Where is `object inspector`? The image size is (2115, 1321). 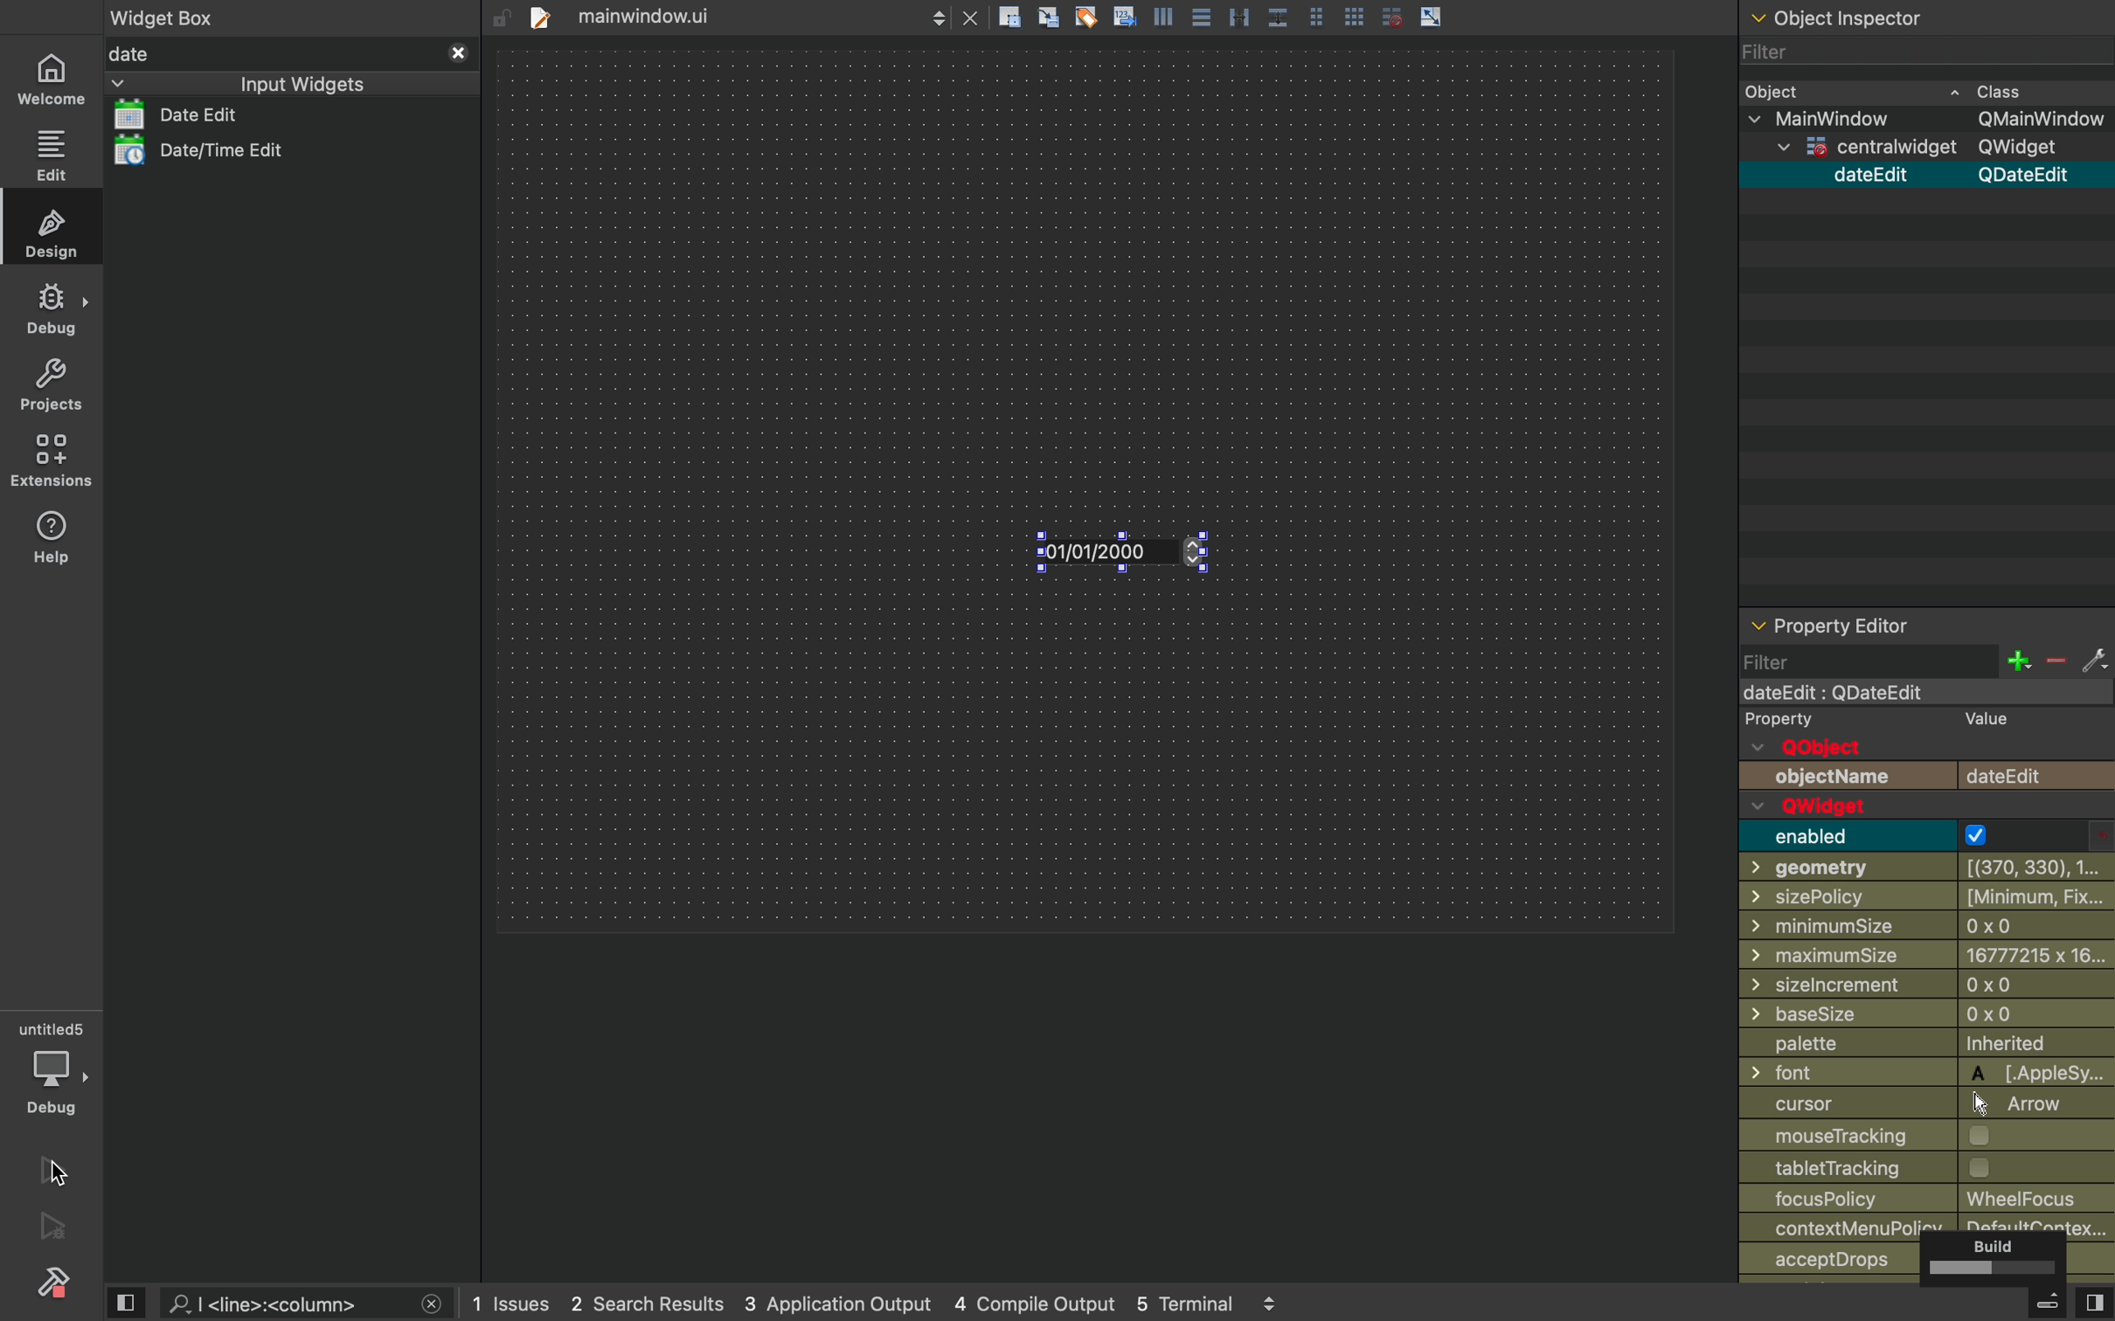
object inspector is located at coordinates (1926, 18).